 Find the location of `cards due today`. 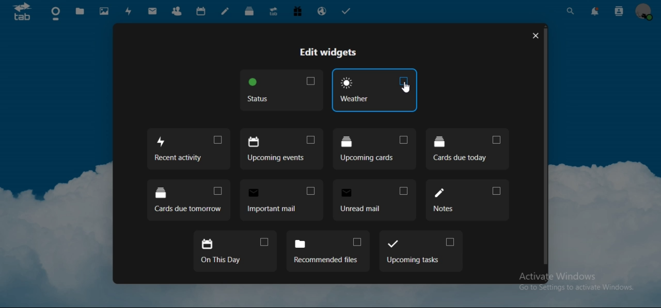

cards due today is located at coordinates (467, 149).